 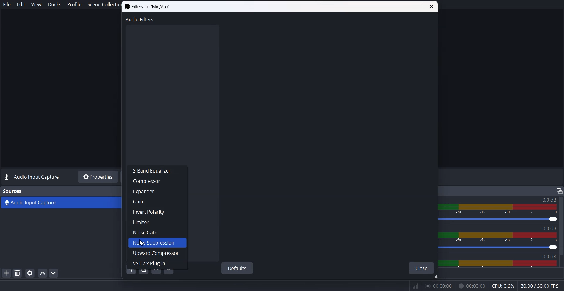 What do you see at coordinates (157, 181) in the screenshot?
I see `Compressor` at bounding box center [157, 181].